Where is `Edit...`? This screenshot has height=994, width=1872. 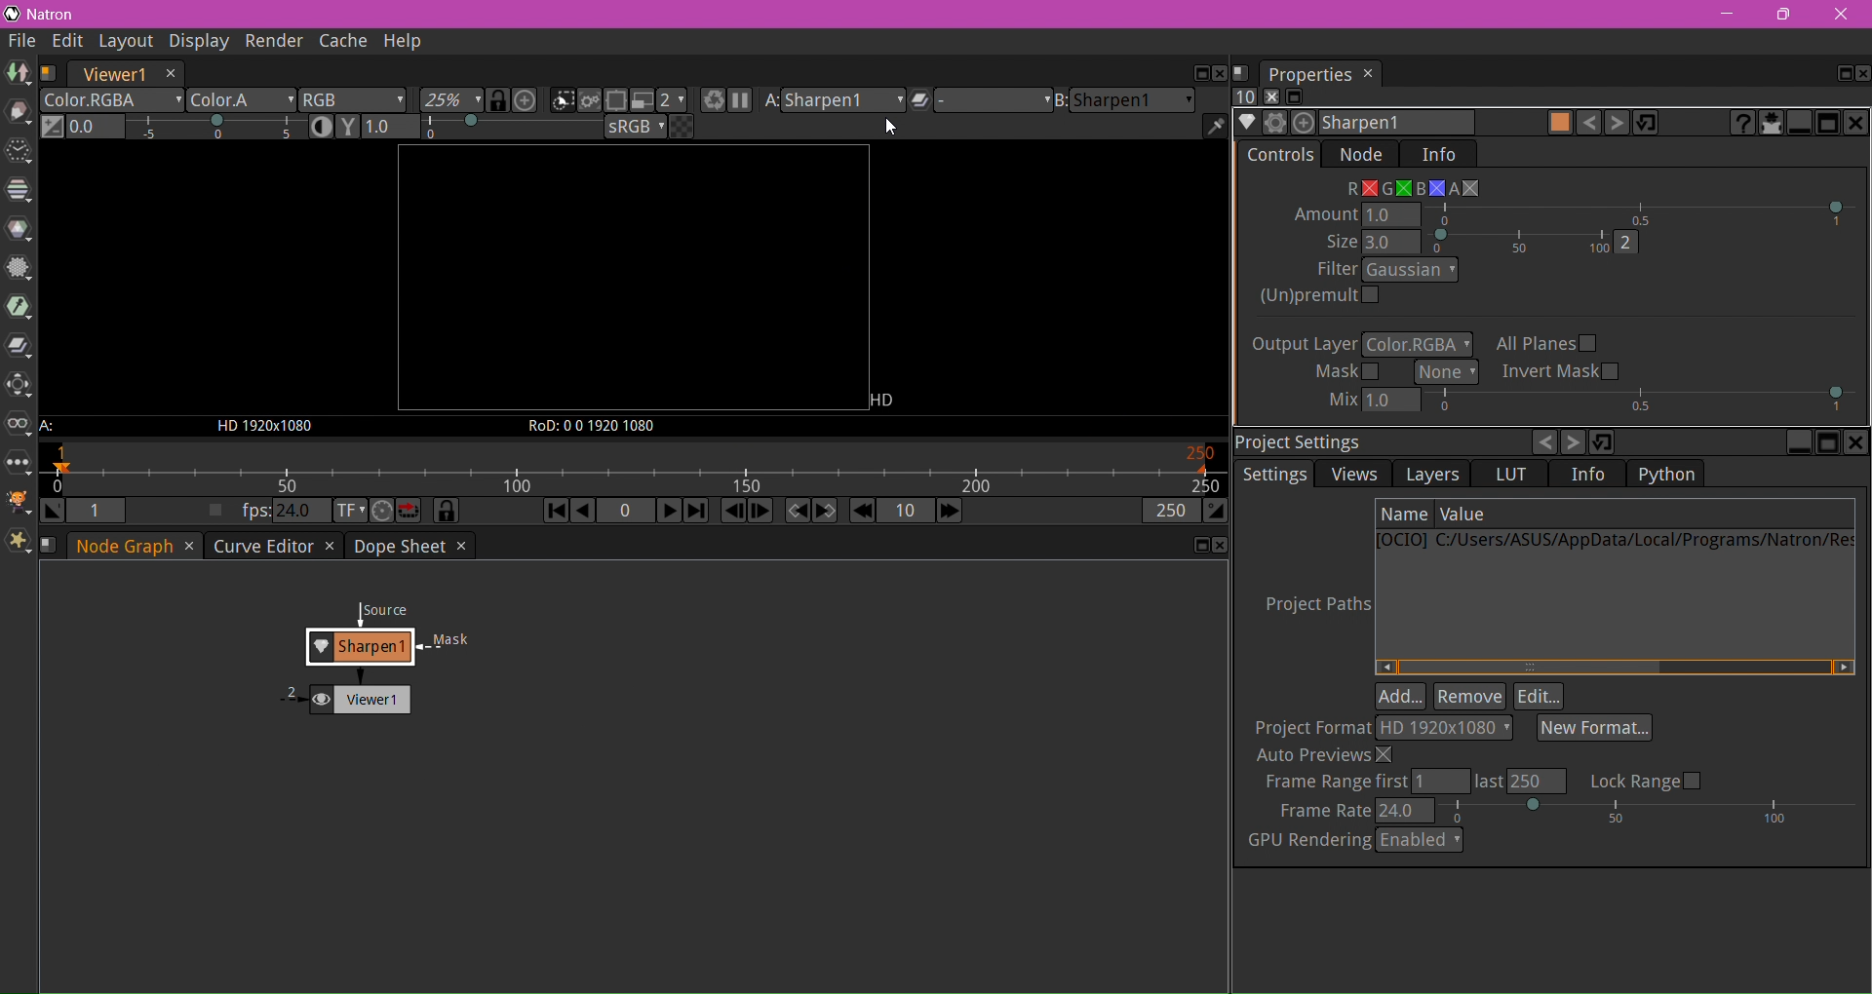 Edit... is located at coordinates (1540, 697).